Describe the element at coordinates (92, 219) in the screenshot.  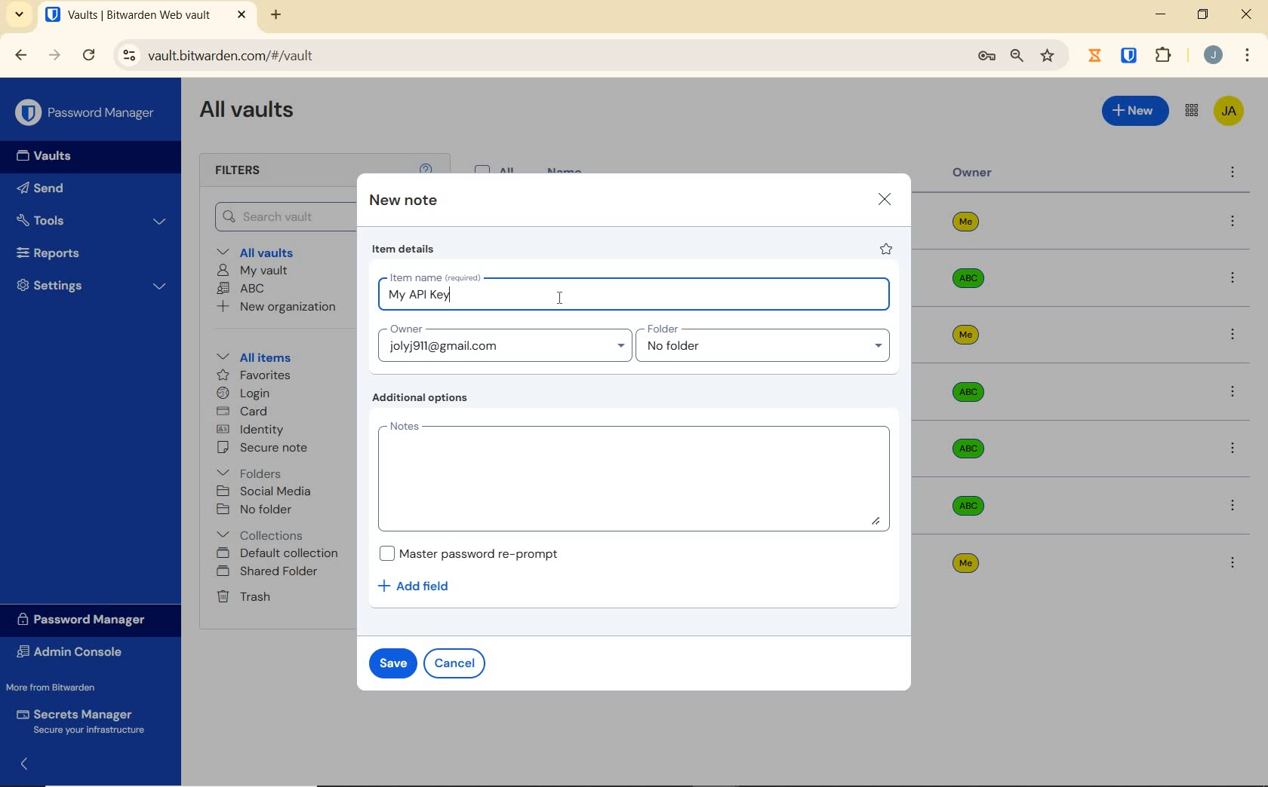
I see `Tools` at that location.